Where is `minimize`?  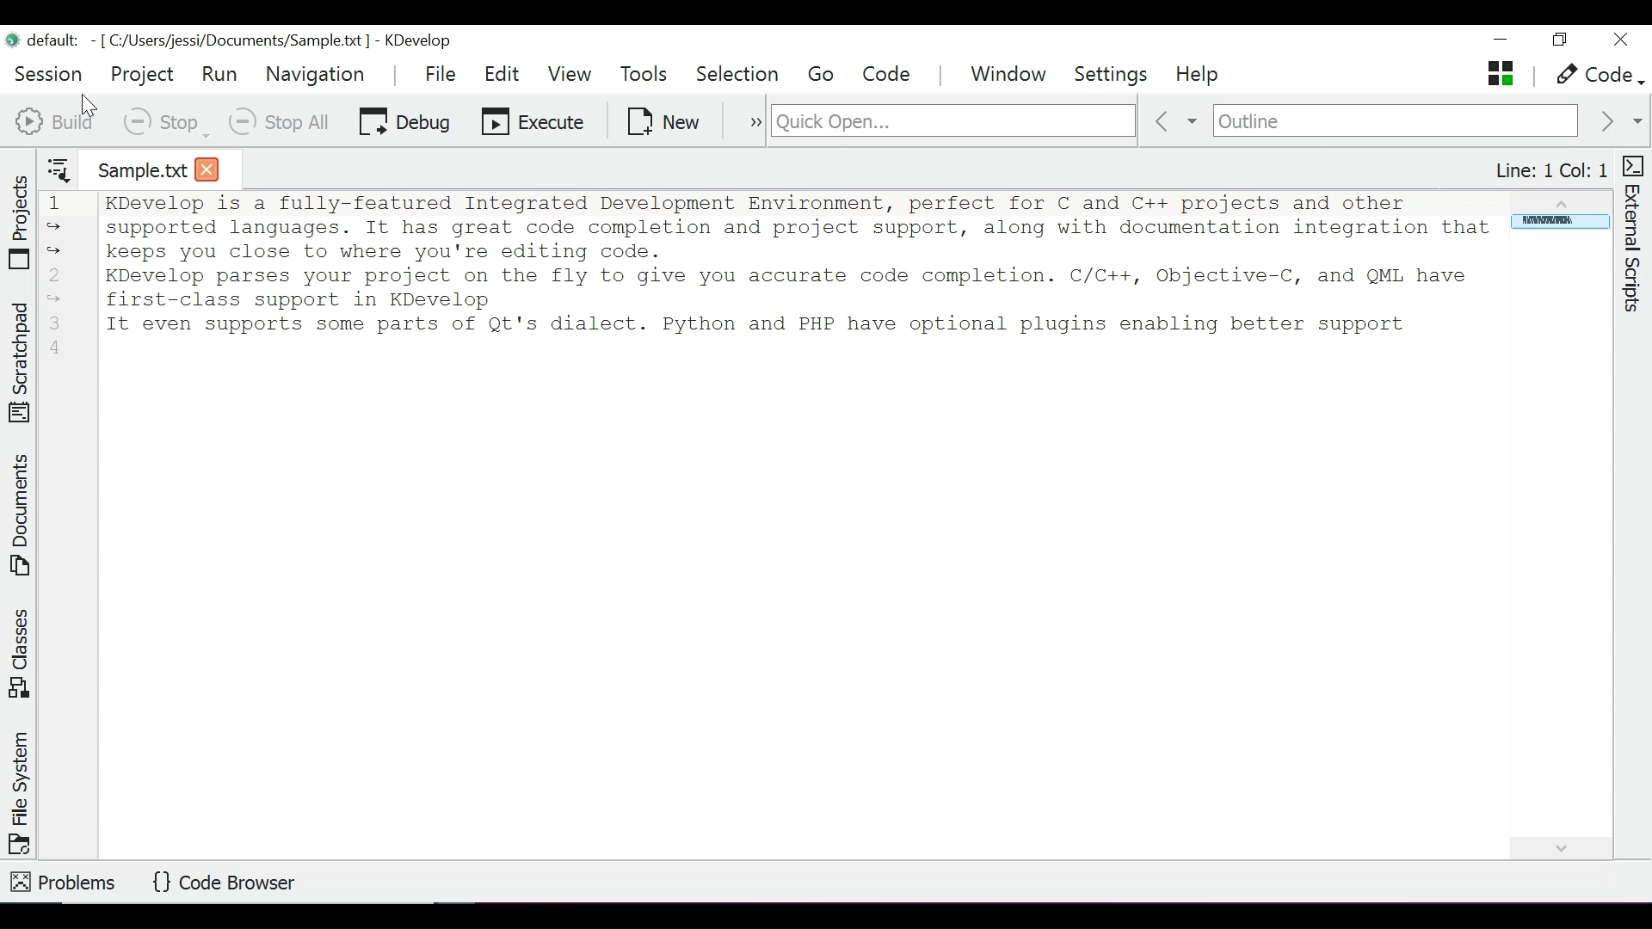 minimize is located at coordinates (1503, 42).